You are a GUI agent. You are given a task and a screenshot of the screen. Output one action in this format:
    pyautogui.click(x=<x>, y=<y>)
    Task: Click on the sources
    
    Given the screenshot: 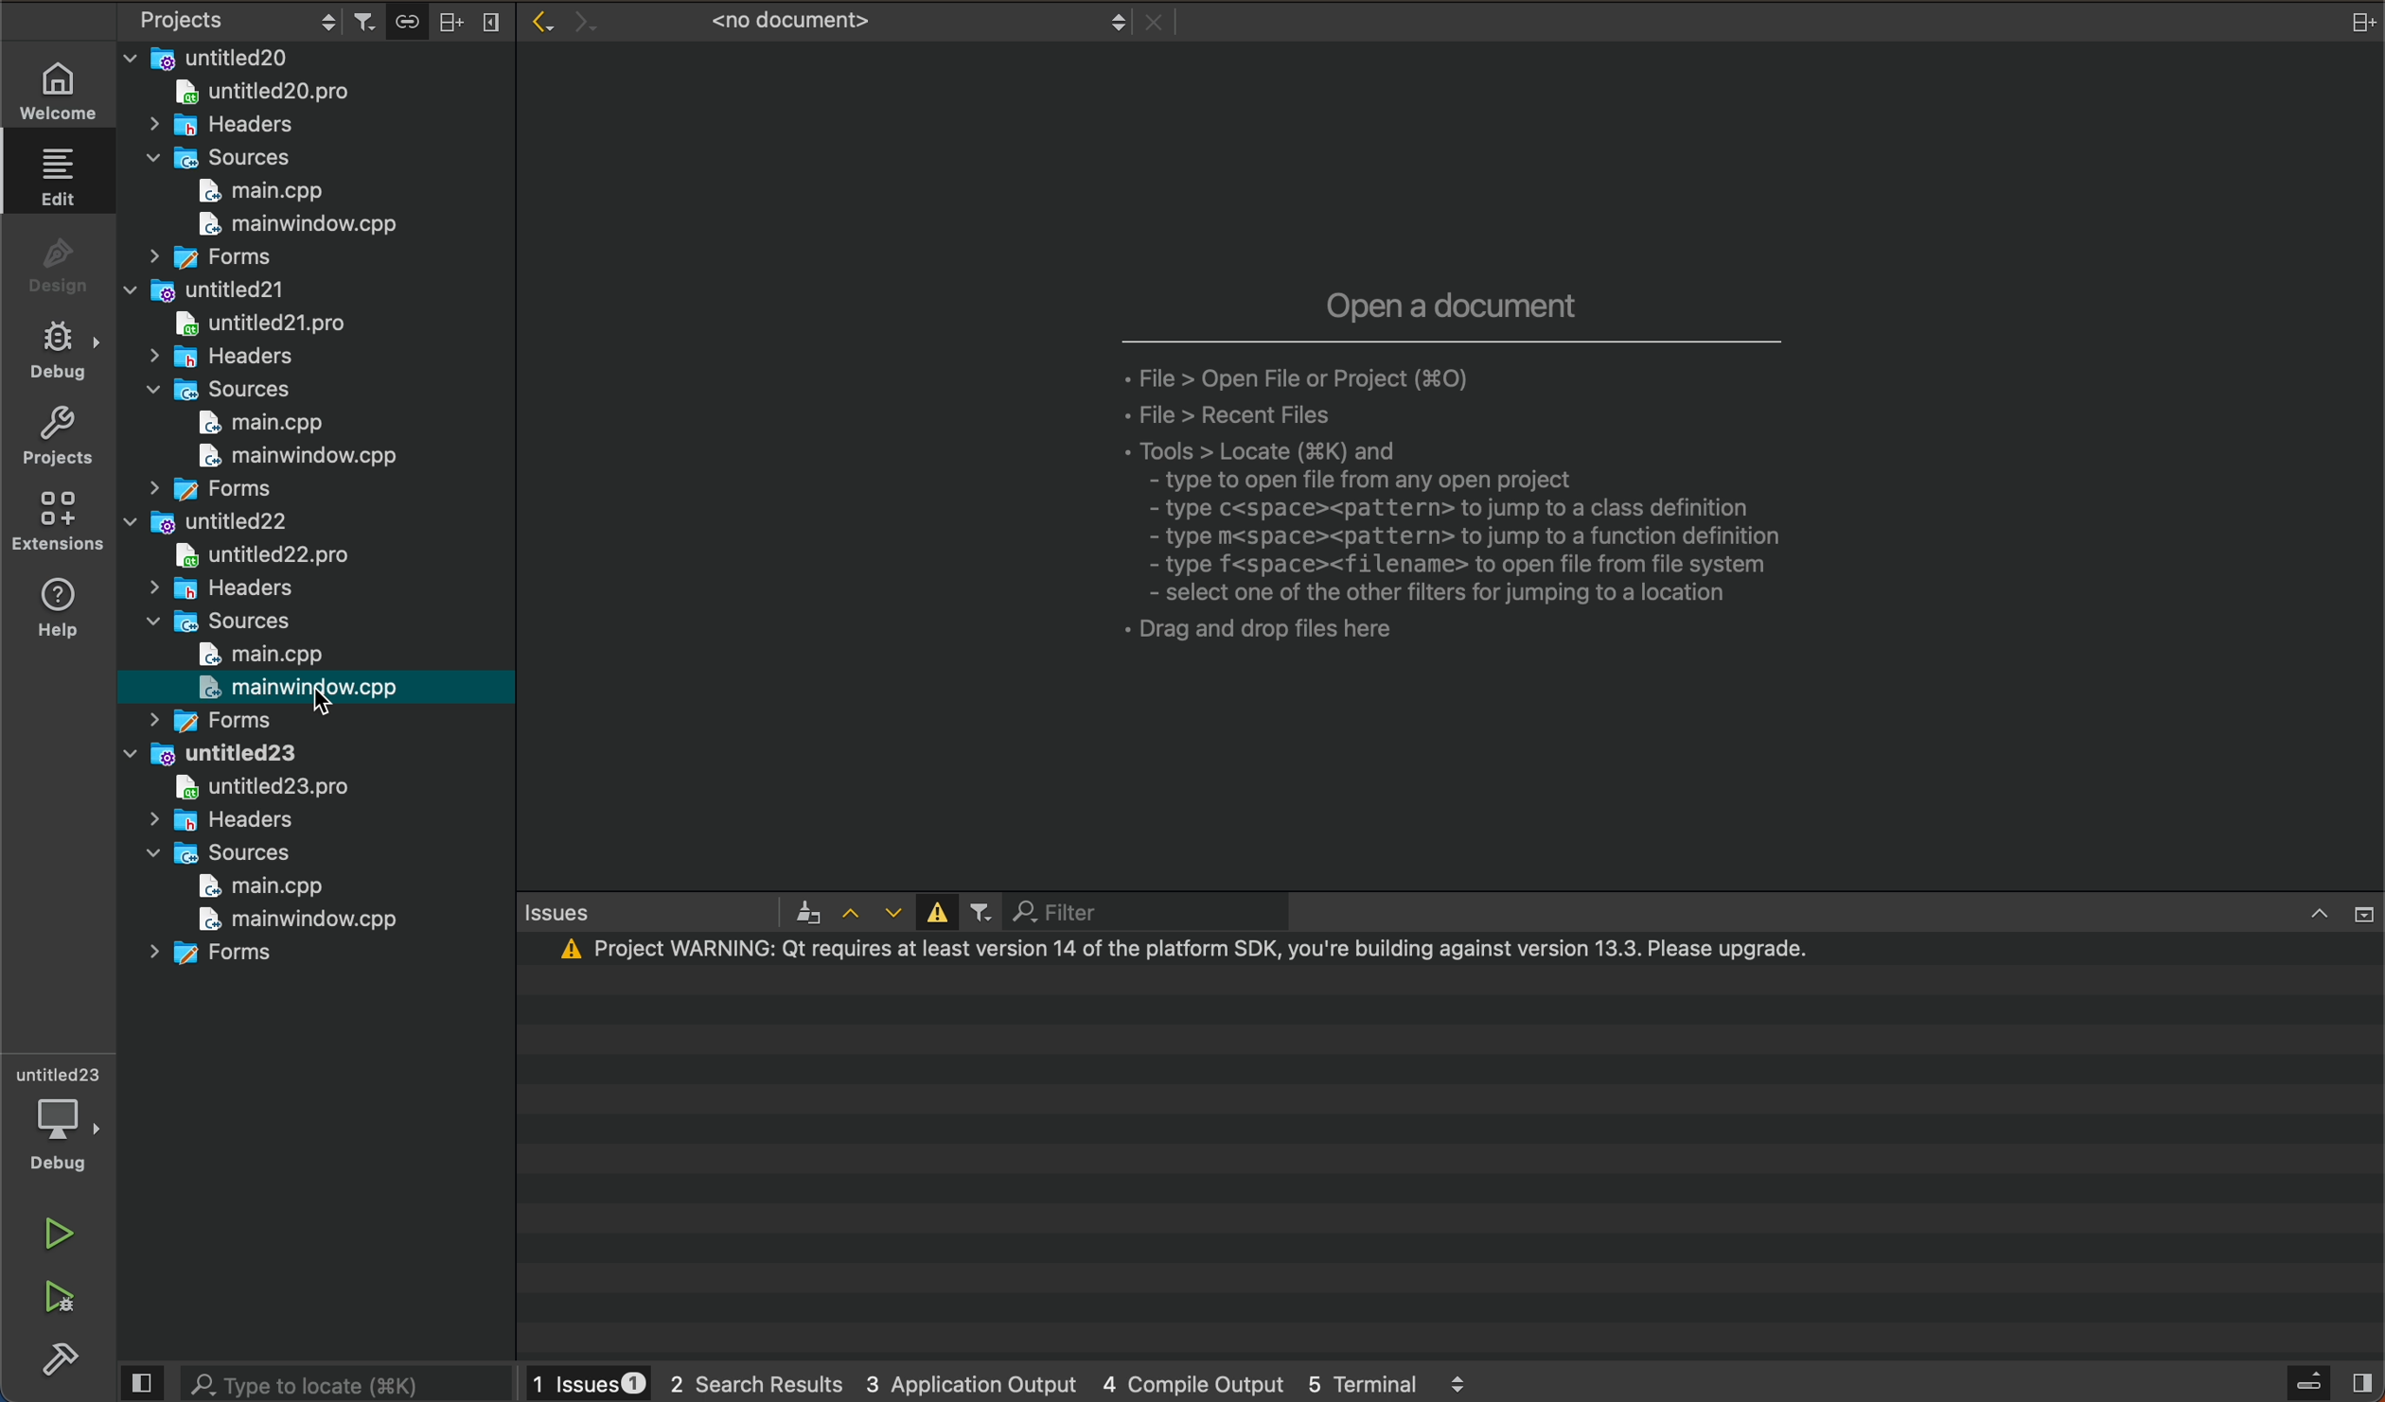 What is the action you would take?
    pyautogui.click(x=225, y=622)
    